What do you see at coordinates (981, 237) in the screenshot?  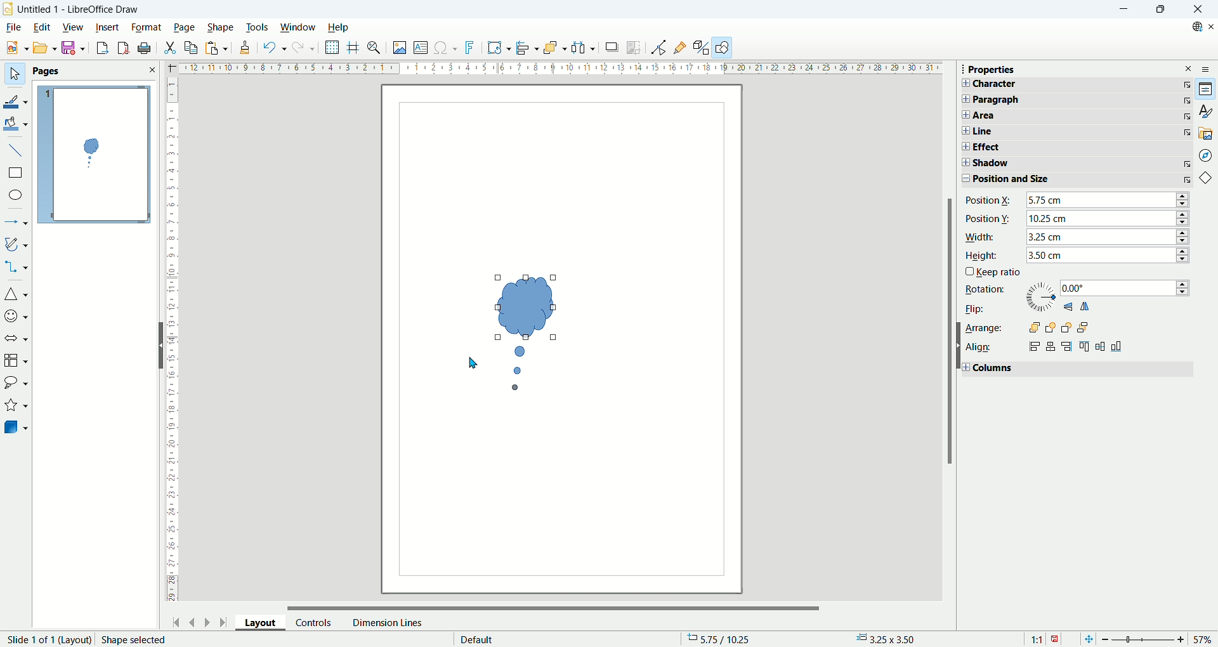 I see `Width` at bounding box center [981, 237].